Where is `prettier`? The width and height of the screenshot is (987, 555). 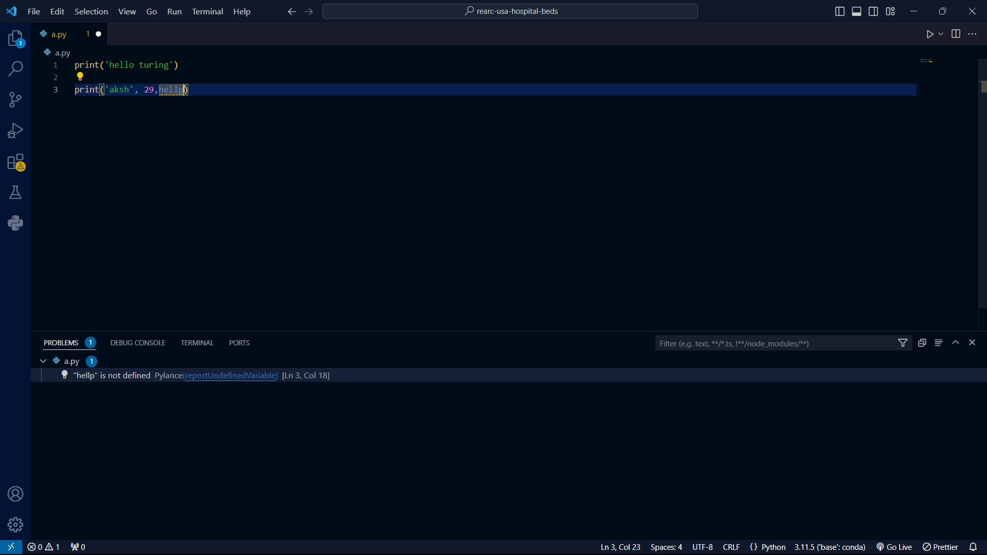 prettier is located at coordinates (942, 548).